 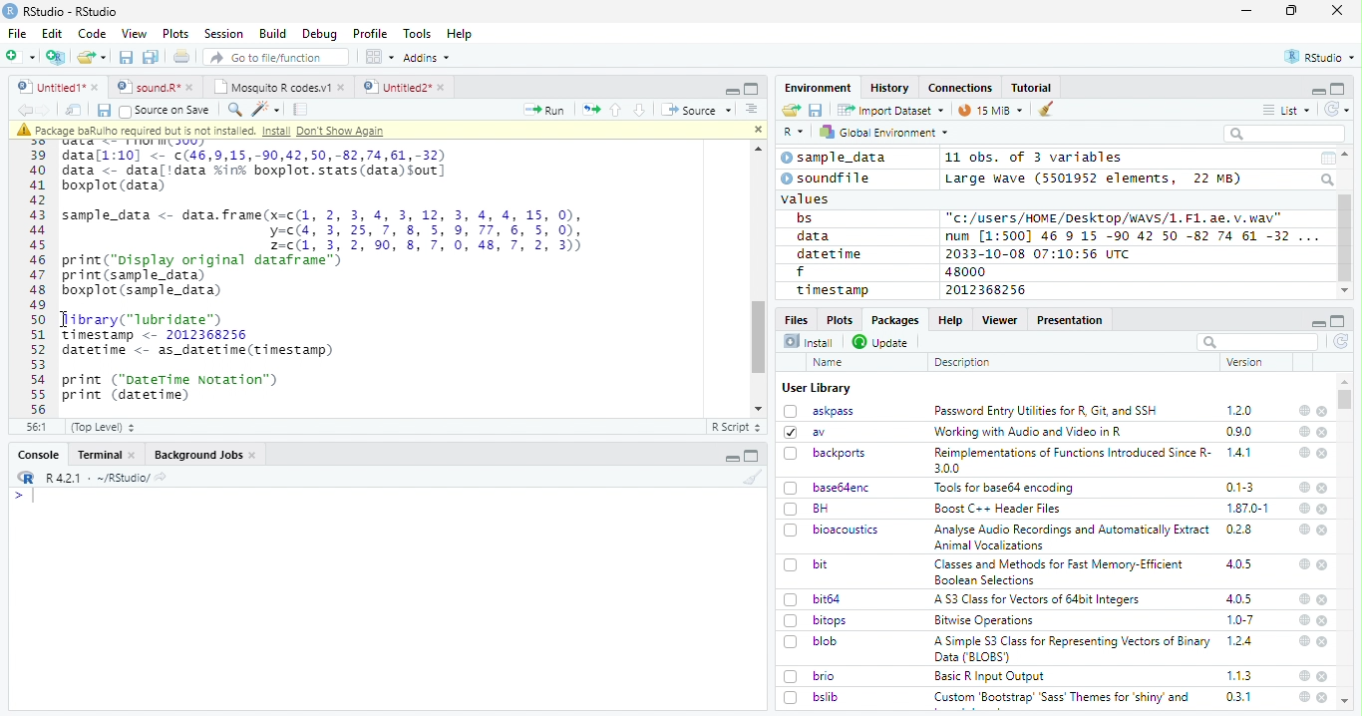 What do you see at coordinates (828, 487) in the screenshot?
I see `base64enc` at bounding box center [828, 487].